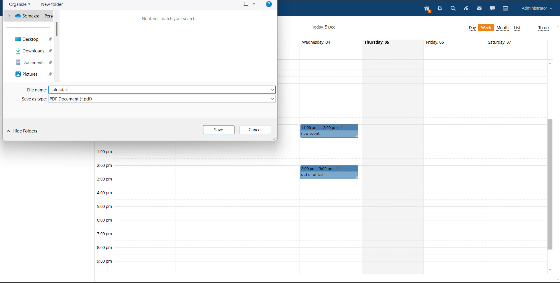 The width and height of the screenshot is (560, 283). I want to click on save, so click(219, 130).